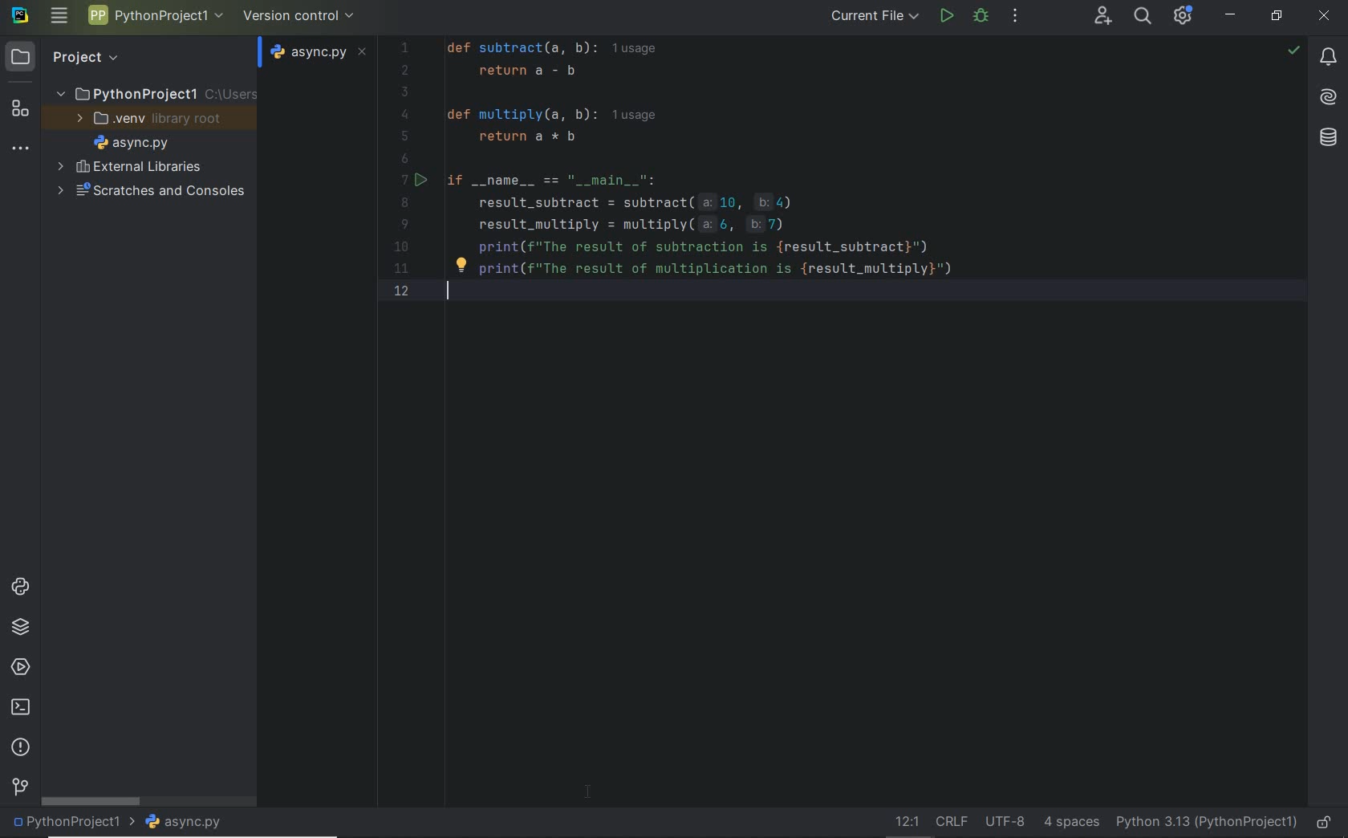  I want to click on RESTORE DOWN, so click(1277, 18).